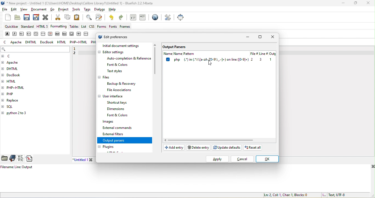 The image size is (375, 198). What do you see at coordinates (7, 33) in the screenshot?
I see `strong` at bounding box center [7, 33].